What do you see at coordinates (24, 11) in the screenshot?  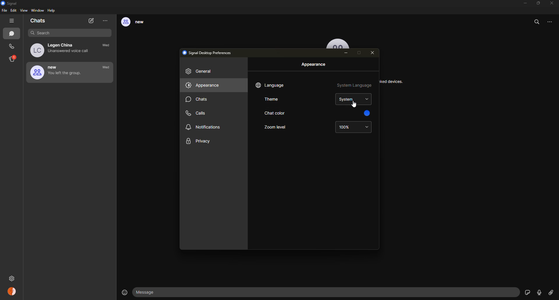 I see `view` at bounding box center [24, 11].